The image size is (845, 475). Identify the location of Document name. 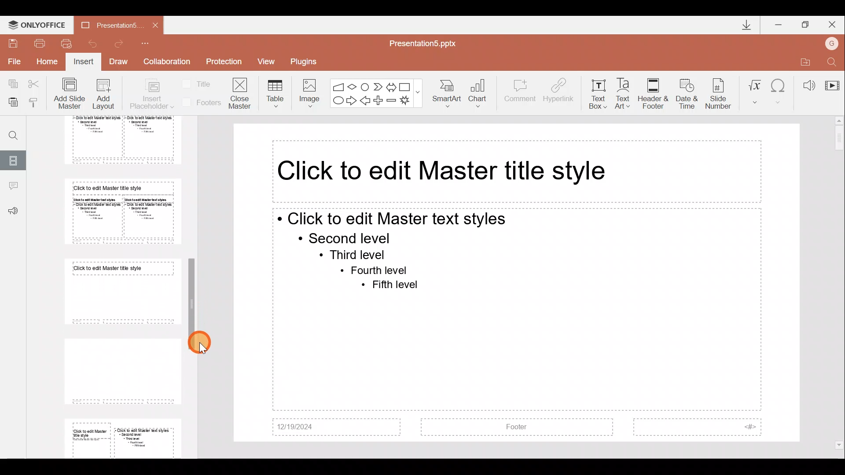
(105, 25).